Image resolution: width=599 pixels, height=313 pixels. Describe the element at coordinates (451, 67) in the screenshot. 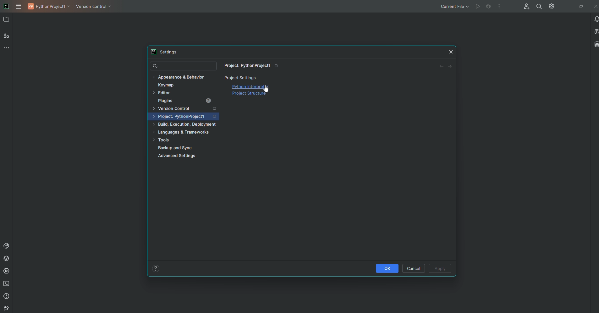

I see `Forward` at that location.